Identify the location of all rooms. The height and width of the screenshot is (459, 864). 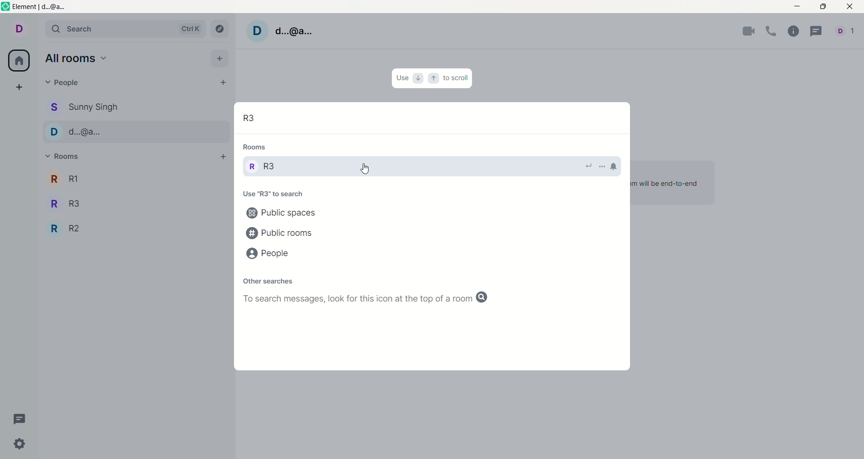
(19, 60).